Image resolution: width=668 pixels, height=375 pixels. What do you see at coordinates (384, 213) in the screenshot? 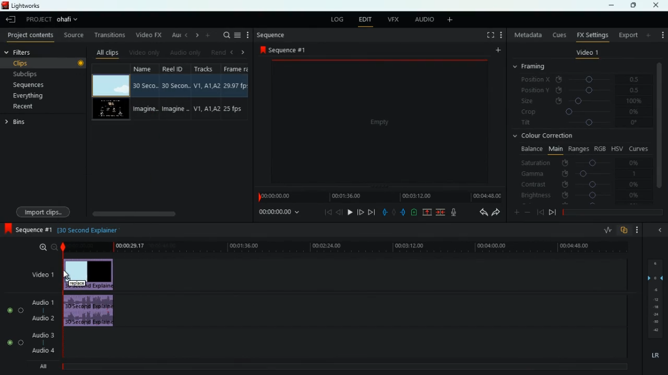
I see `pull` at bounding box center [384, 213].